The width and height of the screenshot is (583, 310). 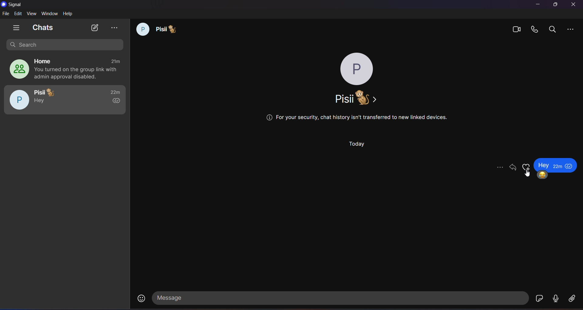 What do you see at coordinates (512, 167) in the screenshot?
I see `tag` at bounding box center [512, 167].